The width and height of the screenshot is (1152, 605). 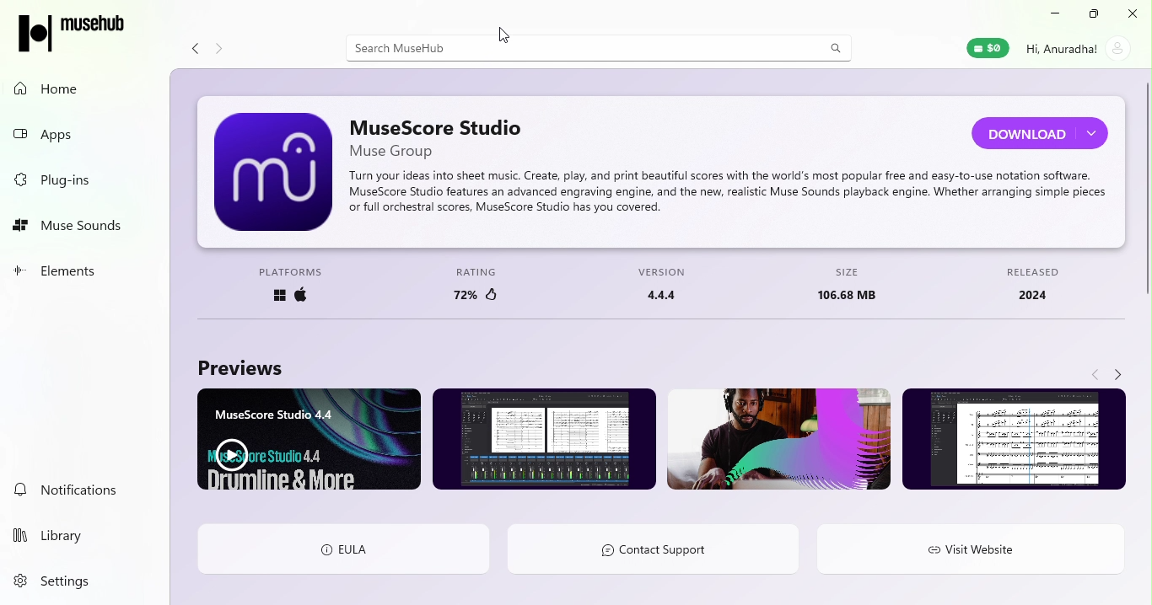 What do you see at coordinates (1123, 374) in the screenshot?
I see `Navigate forward` at bounding box center [1123, 374].